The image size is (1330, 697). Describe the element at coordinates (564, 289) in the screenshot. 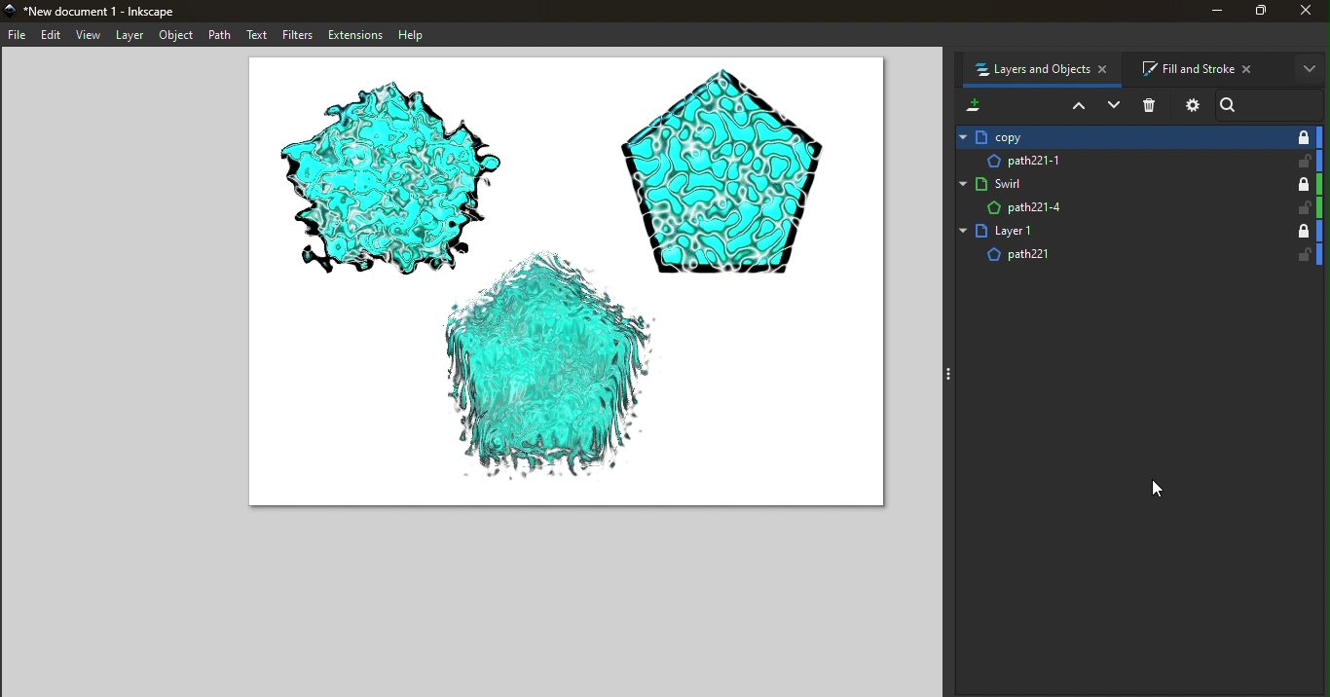

I see `Canvas showing different shapes` at that location.